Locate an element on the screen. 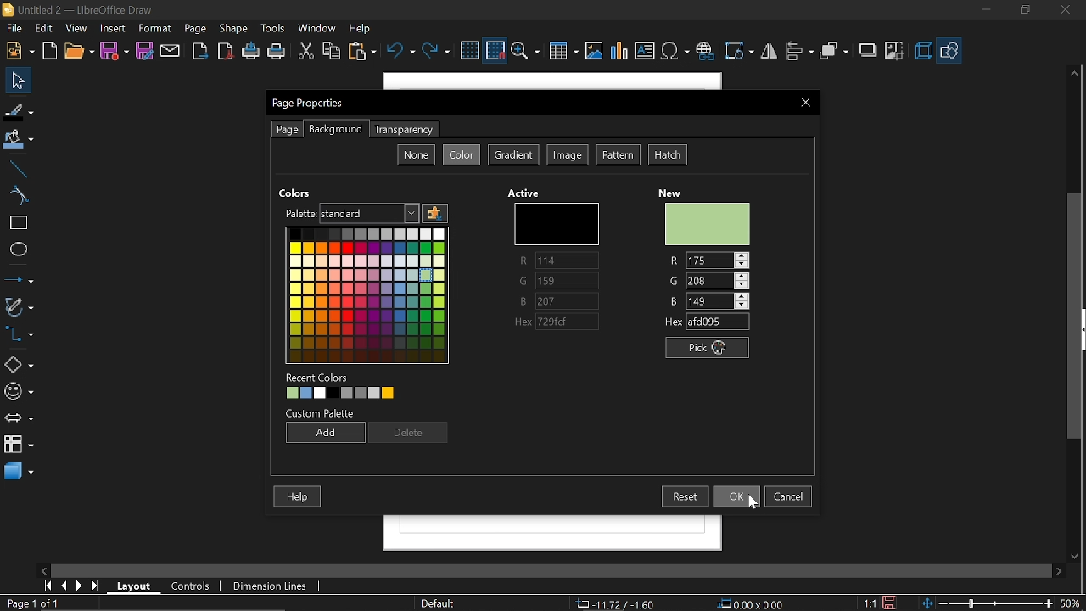  Symbol shapes is located at coordinates (19, 392).